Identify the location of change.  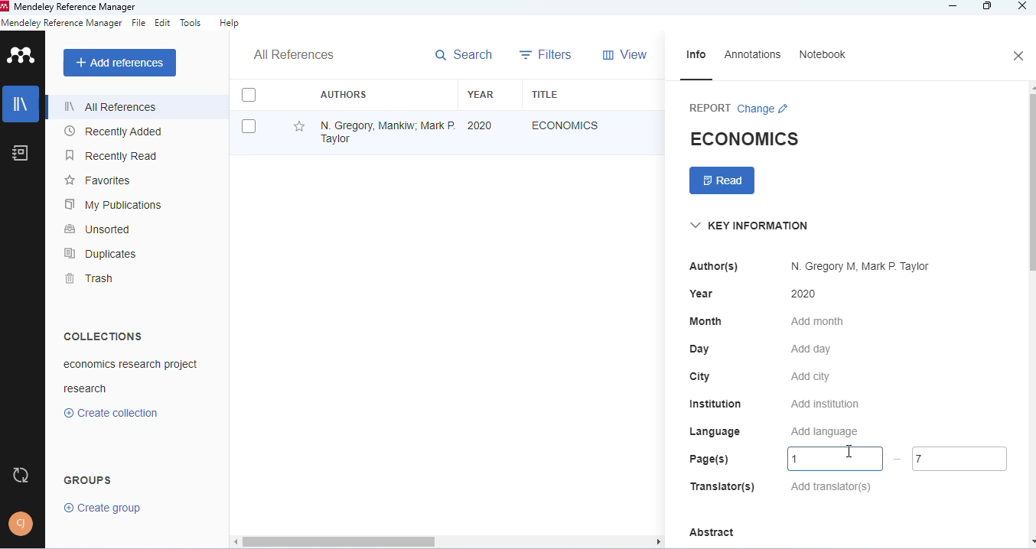
(764, 109).